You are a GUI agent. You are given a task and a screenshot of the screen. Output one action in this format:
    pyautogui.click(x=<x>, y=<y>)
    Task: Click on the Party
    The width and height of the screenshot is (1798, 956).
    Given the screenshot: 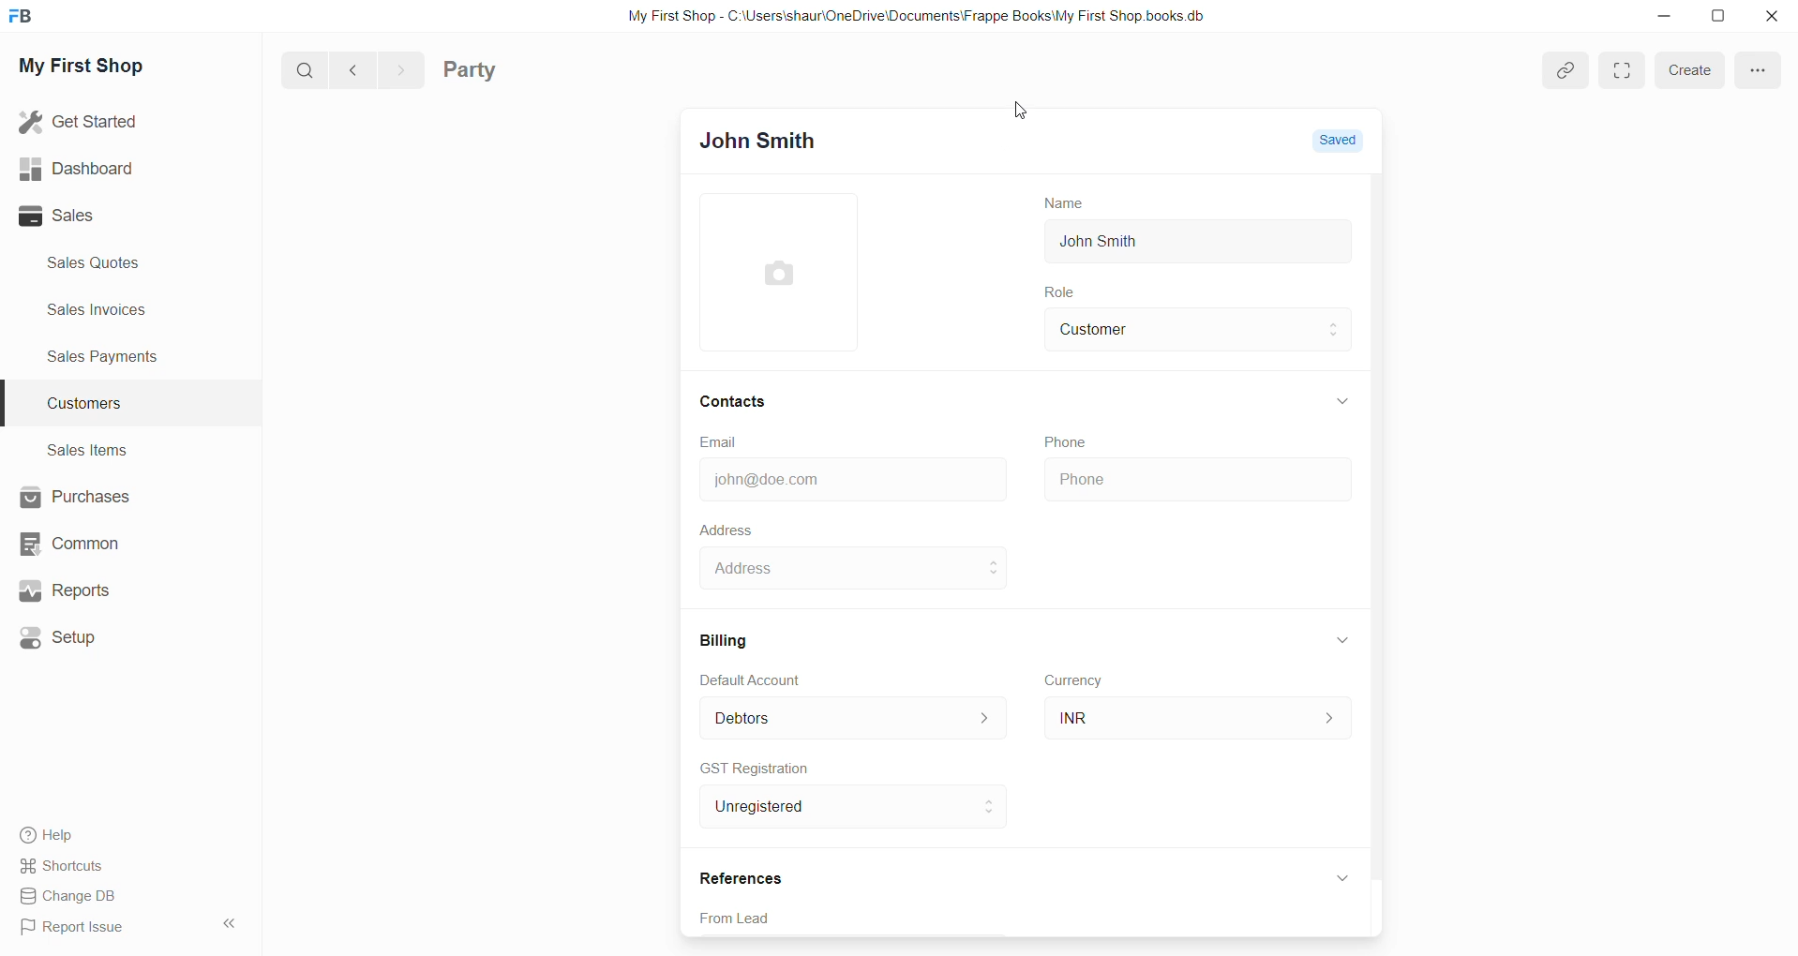 What is the action you would take?
    pyautogui.click(x=476, y=72)
    